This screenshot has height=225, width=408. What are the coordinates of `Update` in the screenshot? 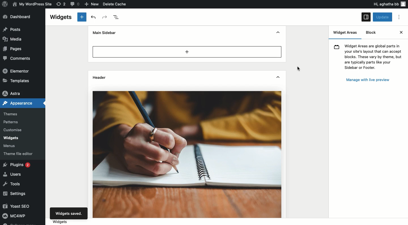 It's located at (383, 17).